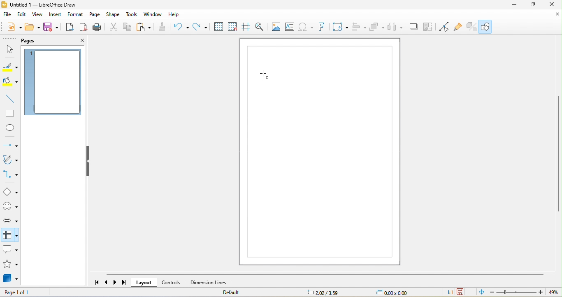 The width and height of the screenshot is (562, 297). Describe the element at coordinates (77, 41) in the screenshot. I see `close` at that location.